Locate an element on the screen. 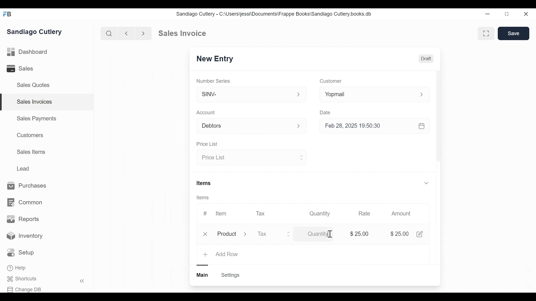 This screenshot has height=301, width=536. product is located at coordinates (227, 235).